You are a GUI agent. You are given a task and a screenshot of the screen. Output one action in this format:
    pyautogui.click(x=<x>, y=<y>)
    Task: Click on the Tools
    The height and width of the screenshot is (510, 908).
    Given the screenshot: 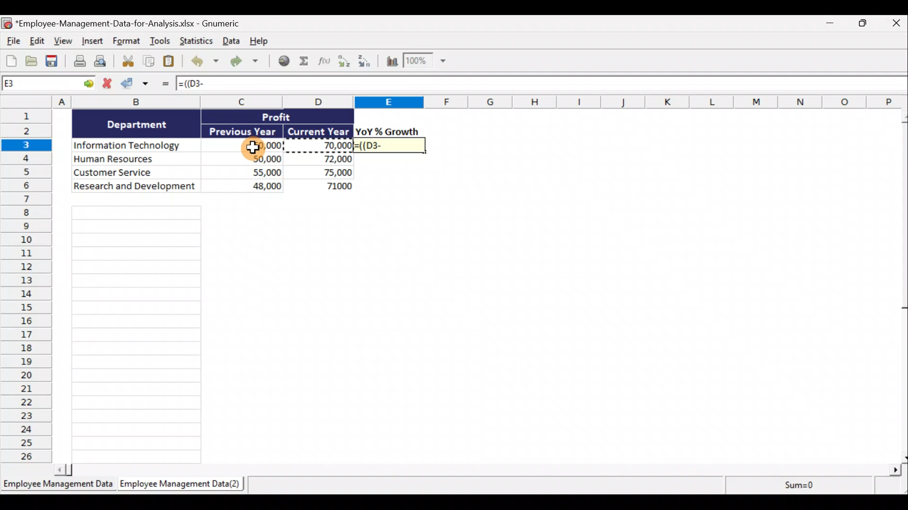 What is the action you would take?
    pyautogui.click(x=161, y=42)
    